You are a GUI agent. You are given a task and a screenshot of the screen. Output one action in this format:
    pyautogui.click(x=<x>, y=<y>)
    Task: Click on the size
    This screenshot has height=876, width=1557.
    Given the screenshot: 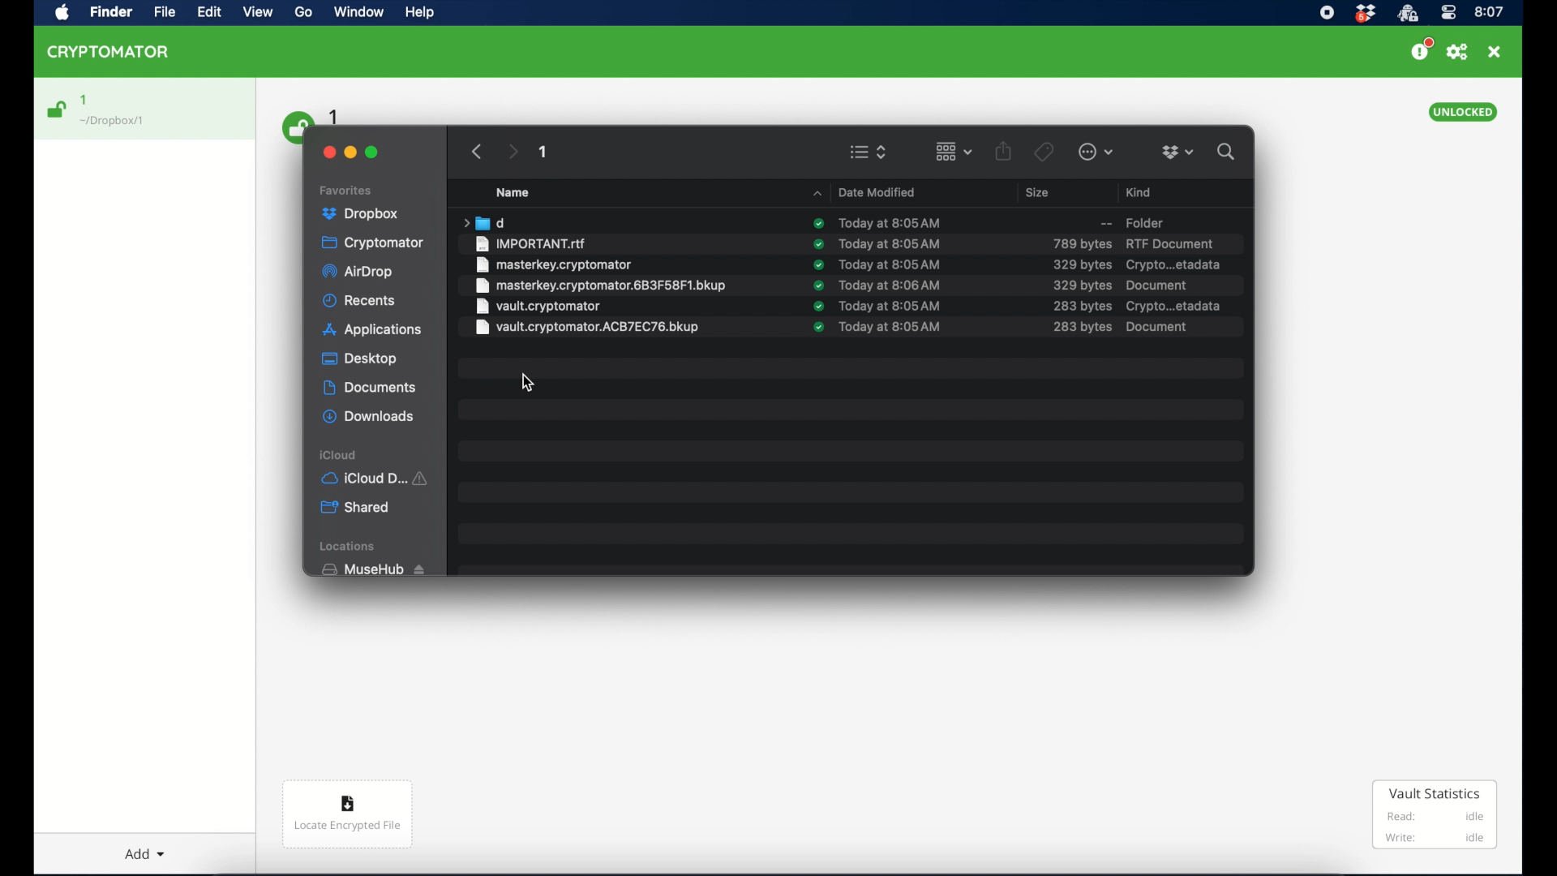 What is the action you would take?
    pyautogui.click(x=1081, y=243)
    